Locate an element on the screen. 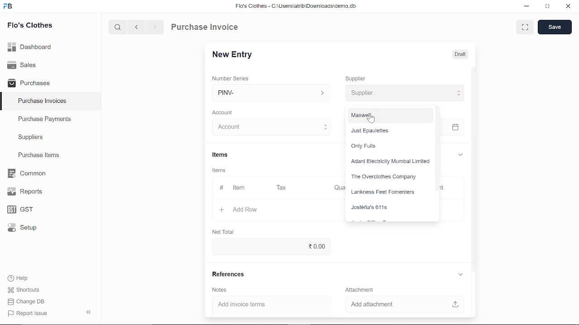  Purchase Payments is located at coordinates (51, 121).